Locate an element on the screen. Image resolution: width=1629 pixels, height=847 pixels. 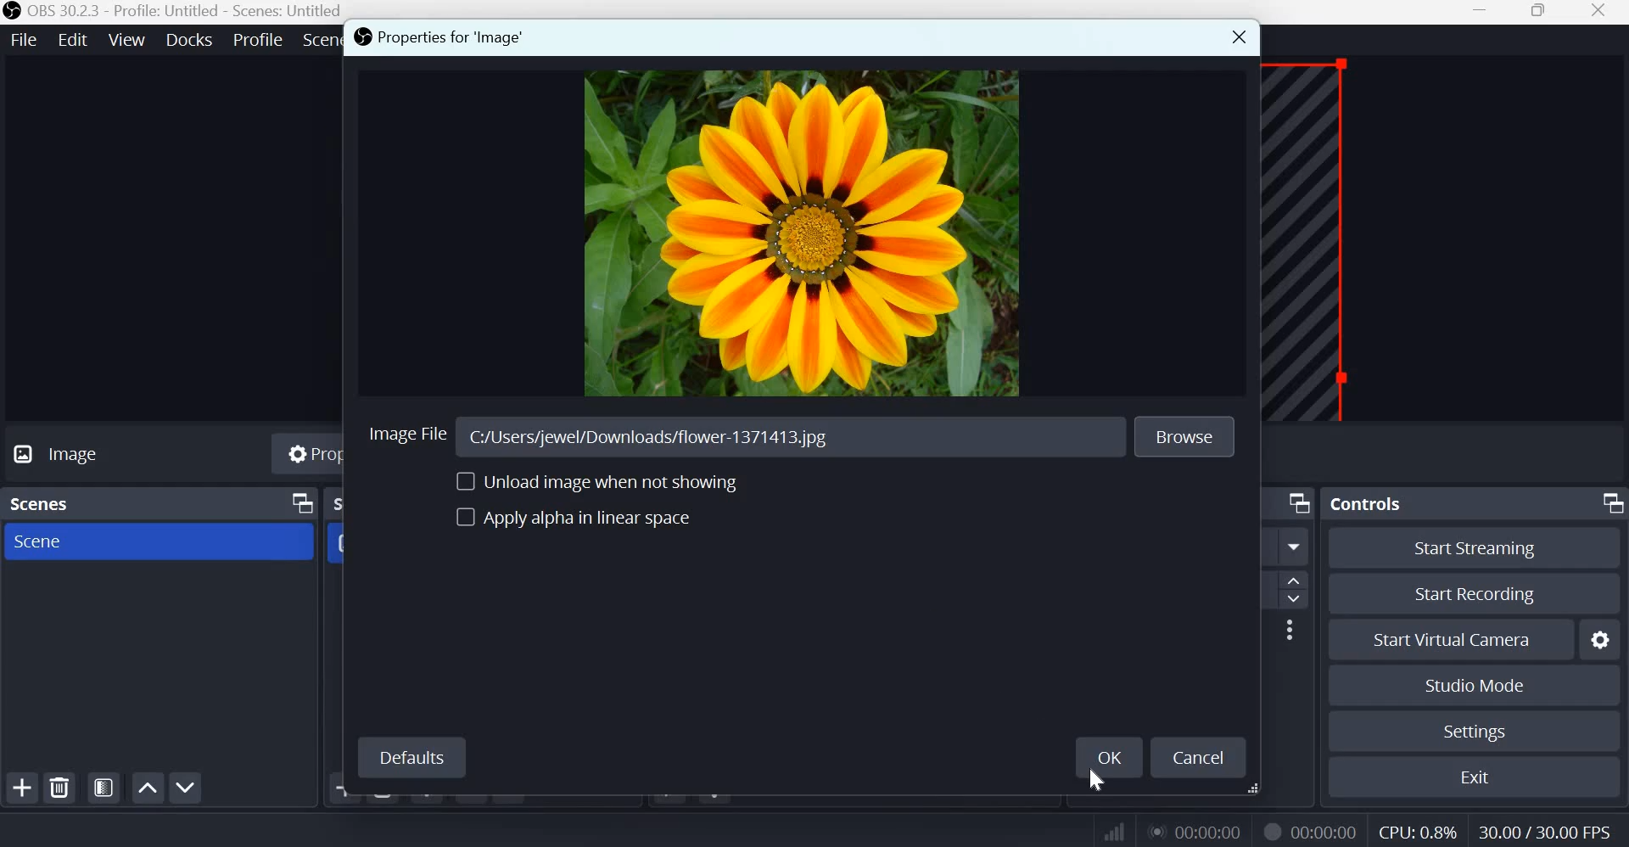
Dock Options icon is located at coordinates (1299, 503).